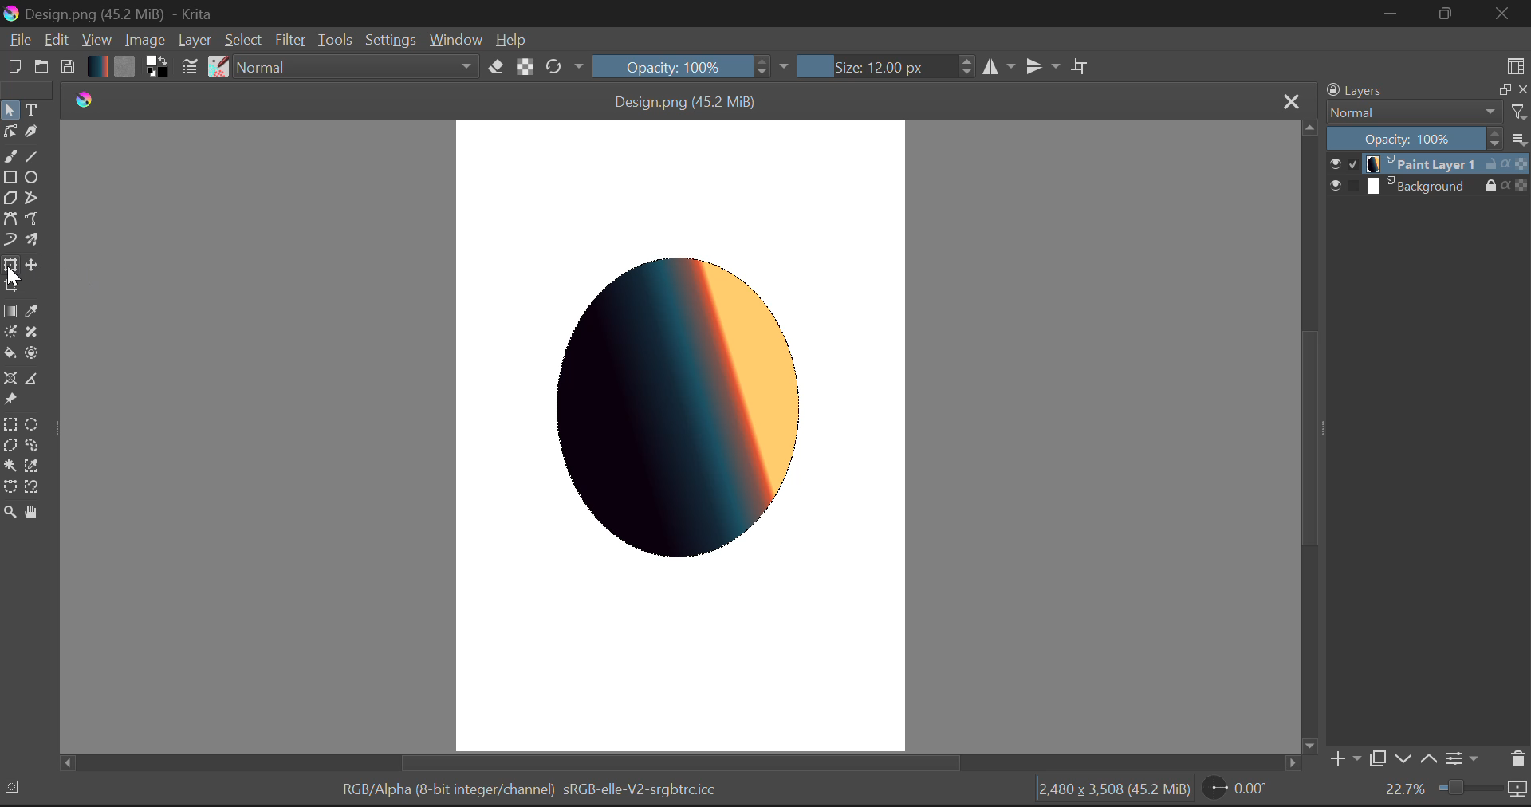 Image resolution: width=1531 pixels, height=807 pixels. What do you see at coordinates (10, 200) in the screenshot?
I see `Polygon` at bounding box center [10, 200].